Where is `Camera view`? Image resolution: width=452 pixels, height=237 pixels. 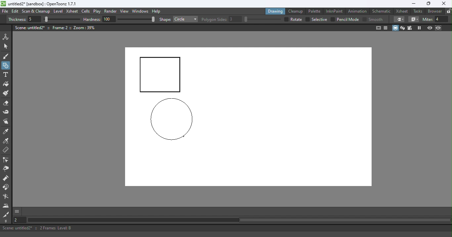
Camera view is located at coordinates (411, 27).